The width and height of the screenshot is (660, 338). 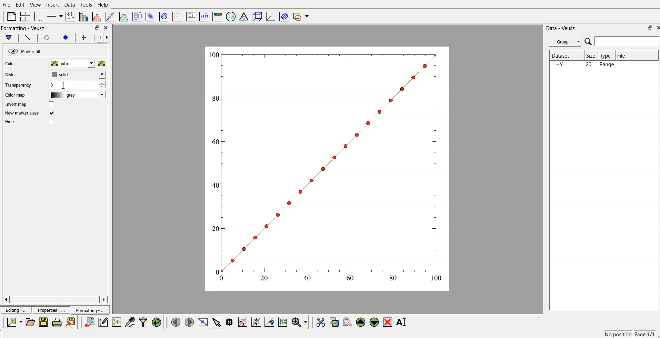 What do you see at coordinates (218, 16) in the screenshot?
I see `image color bar` at bounding box center [218, 16].